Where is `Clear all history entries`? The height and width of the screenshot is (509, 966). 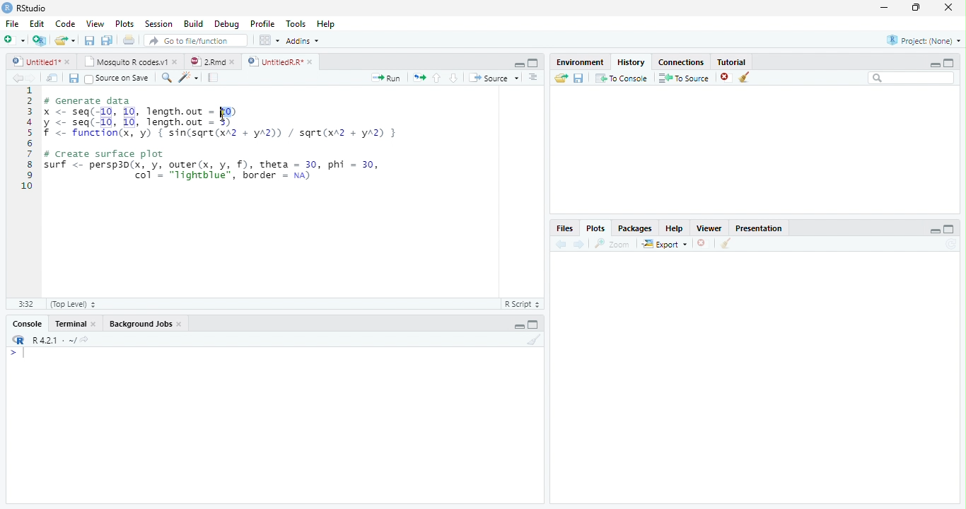 Clear all history entries is located at coordinates (744, 77).